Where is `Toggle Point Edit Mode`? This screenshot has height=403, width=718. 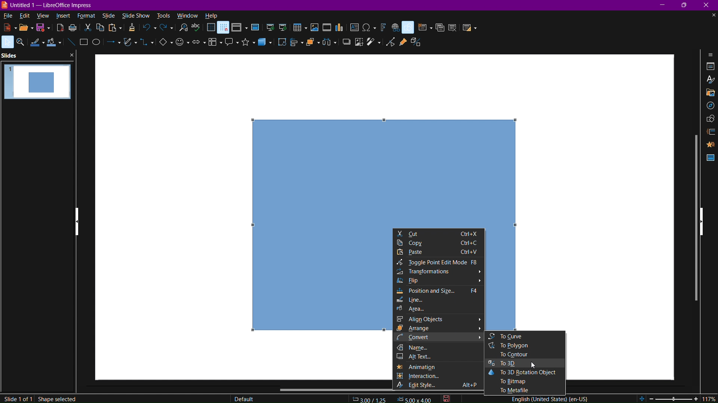 Toggle Point Edit Mode is located at coordinates (392, 42).